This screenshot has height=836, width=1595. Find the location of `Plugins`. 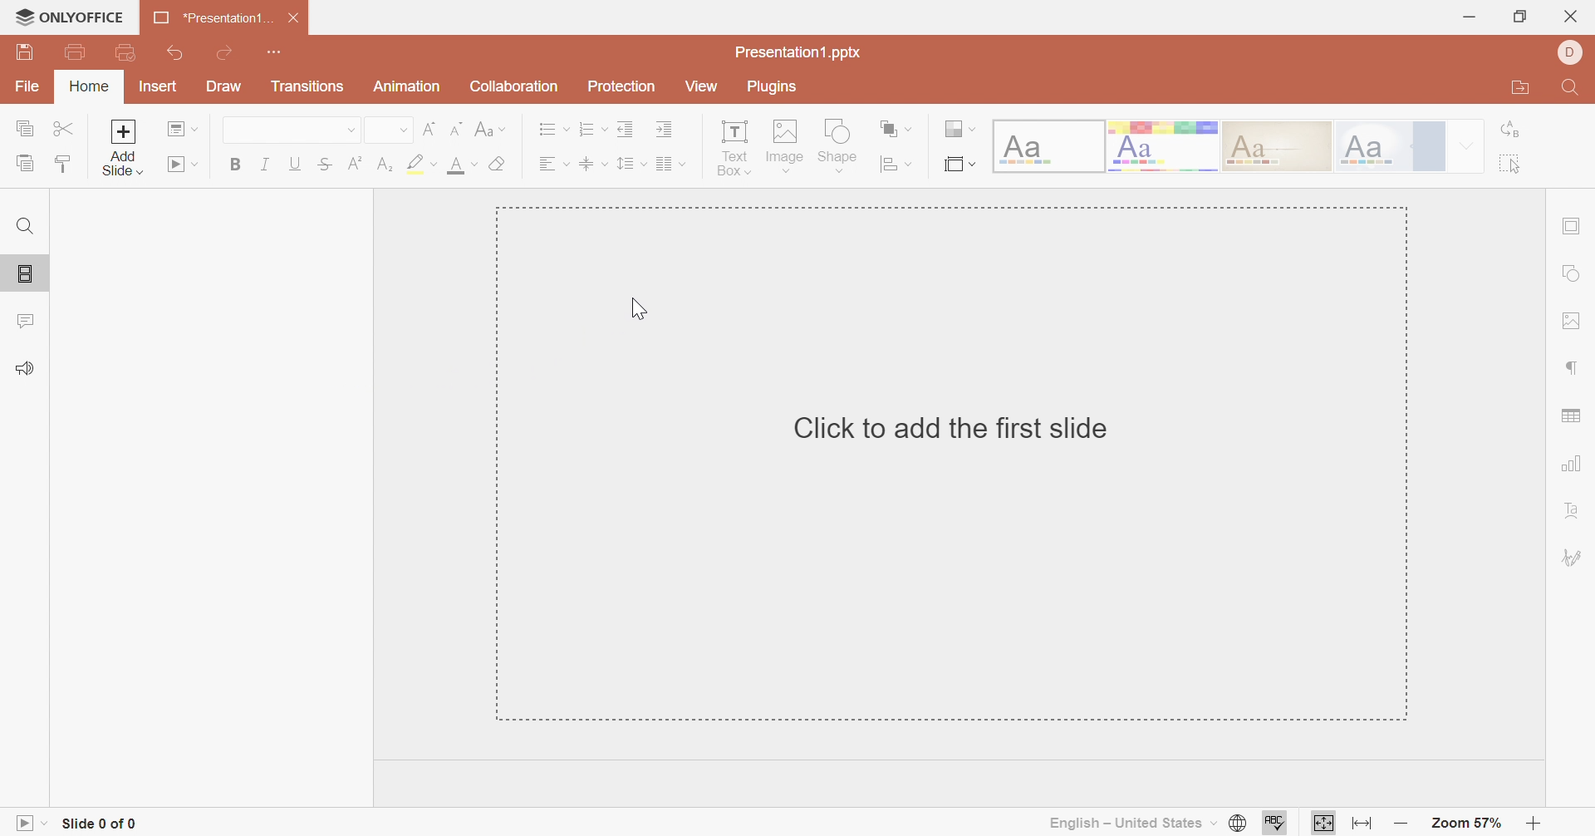

Plugins is located at coordinates (778, 89).